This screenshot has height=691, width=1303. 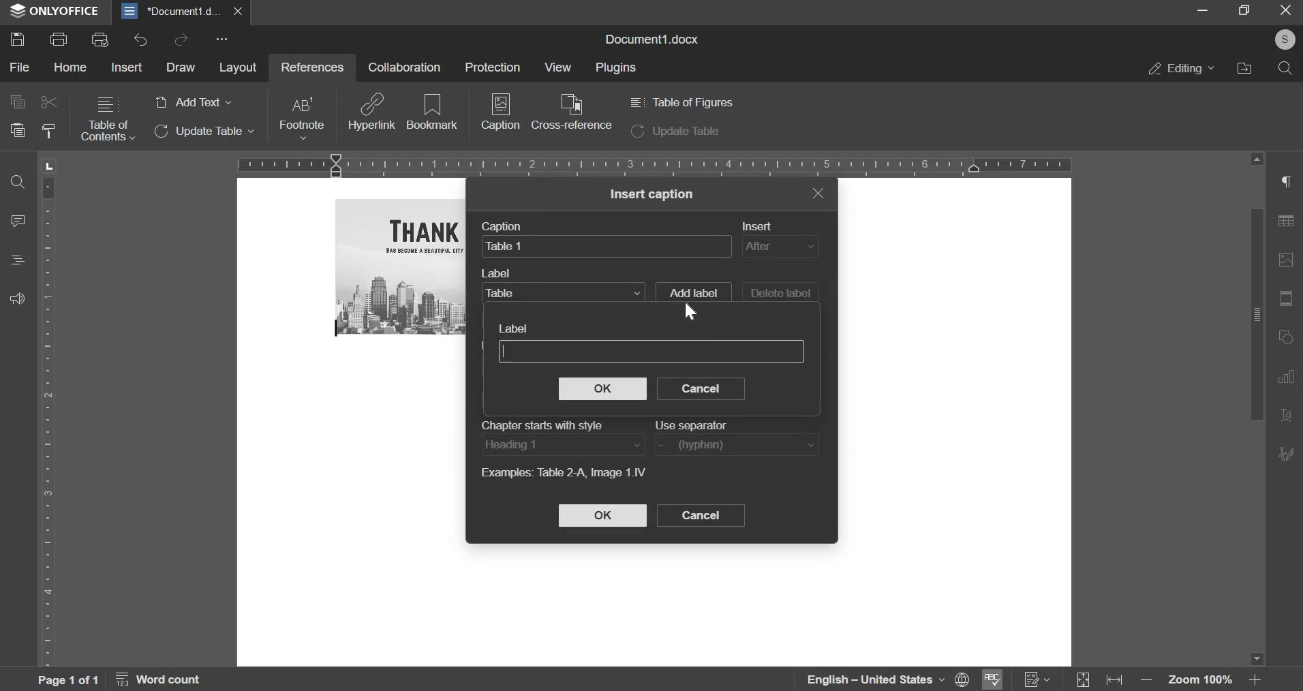 What do you see at coordinates (602, 515) in the screenshot?
I see `ok` at bounding box center [602, 515].